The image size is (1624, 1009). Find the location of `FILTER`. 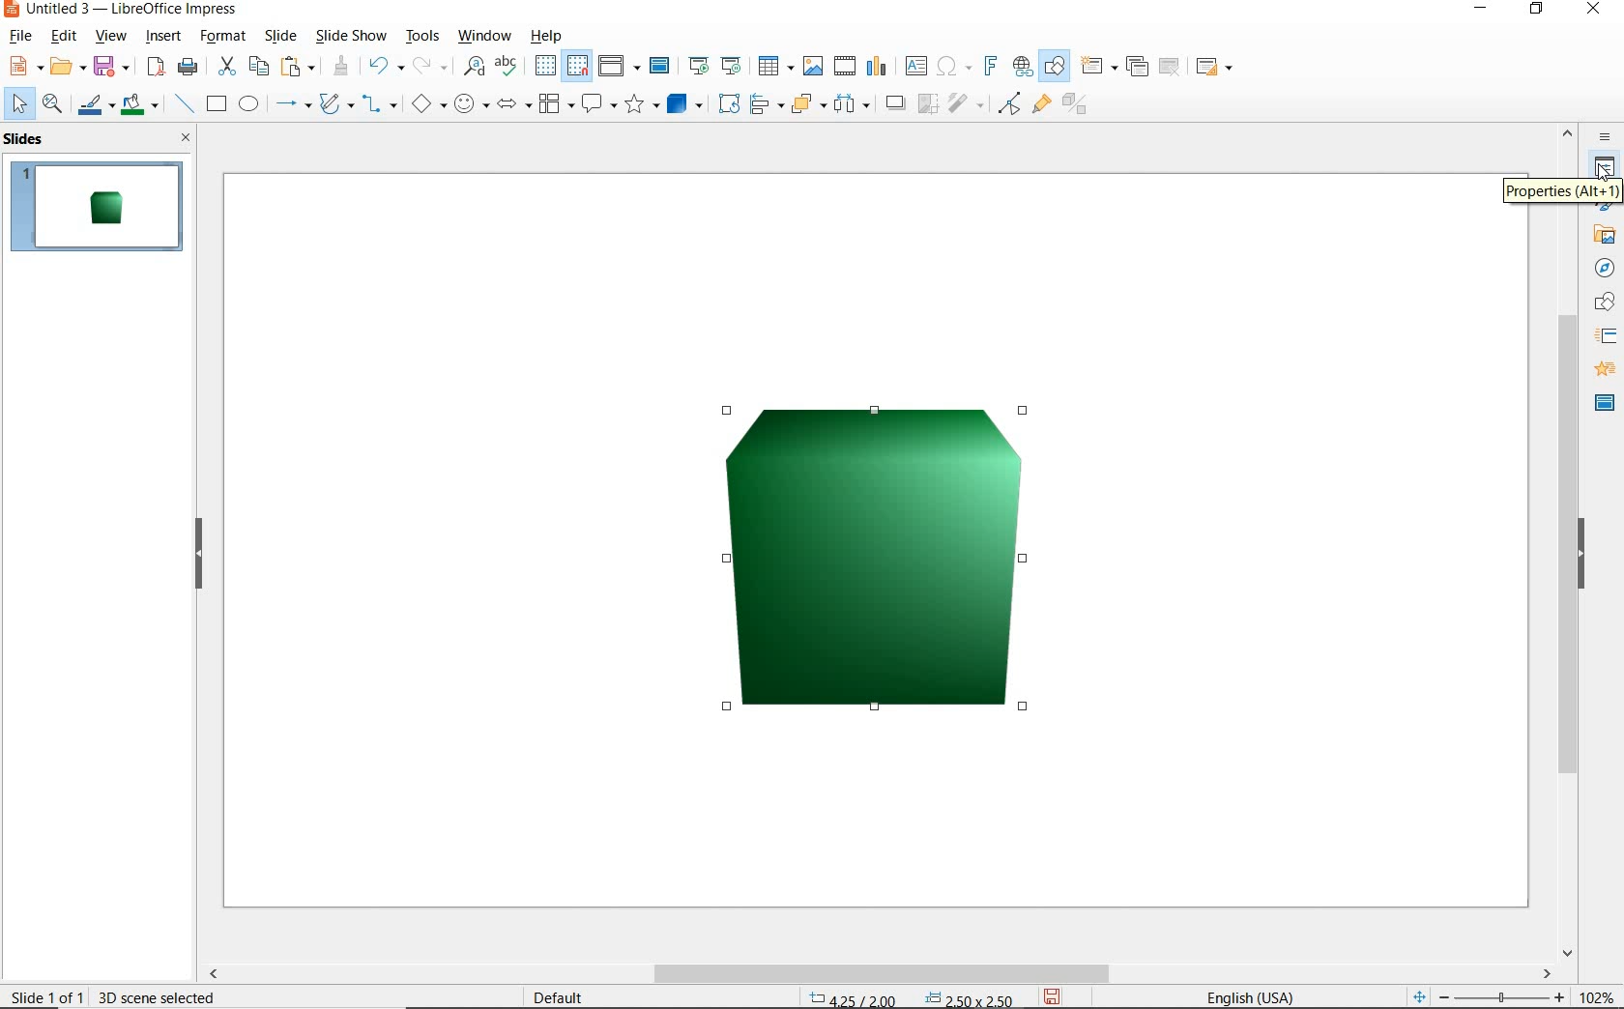

FILTER is located at coordinates (966, 105).